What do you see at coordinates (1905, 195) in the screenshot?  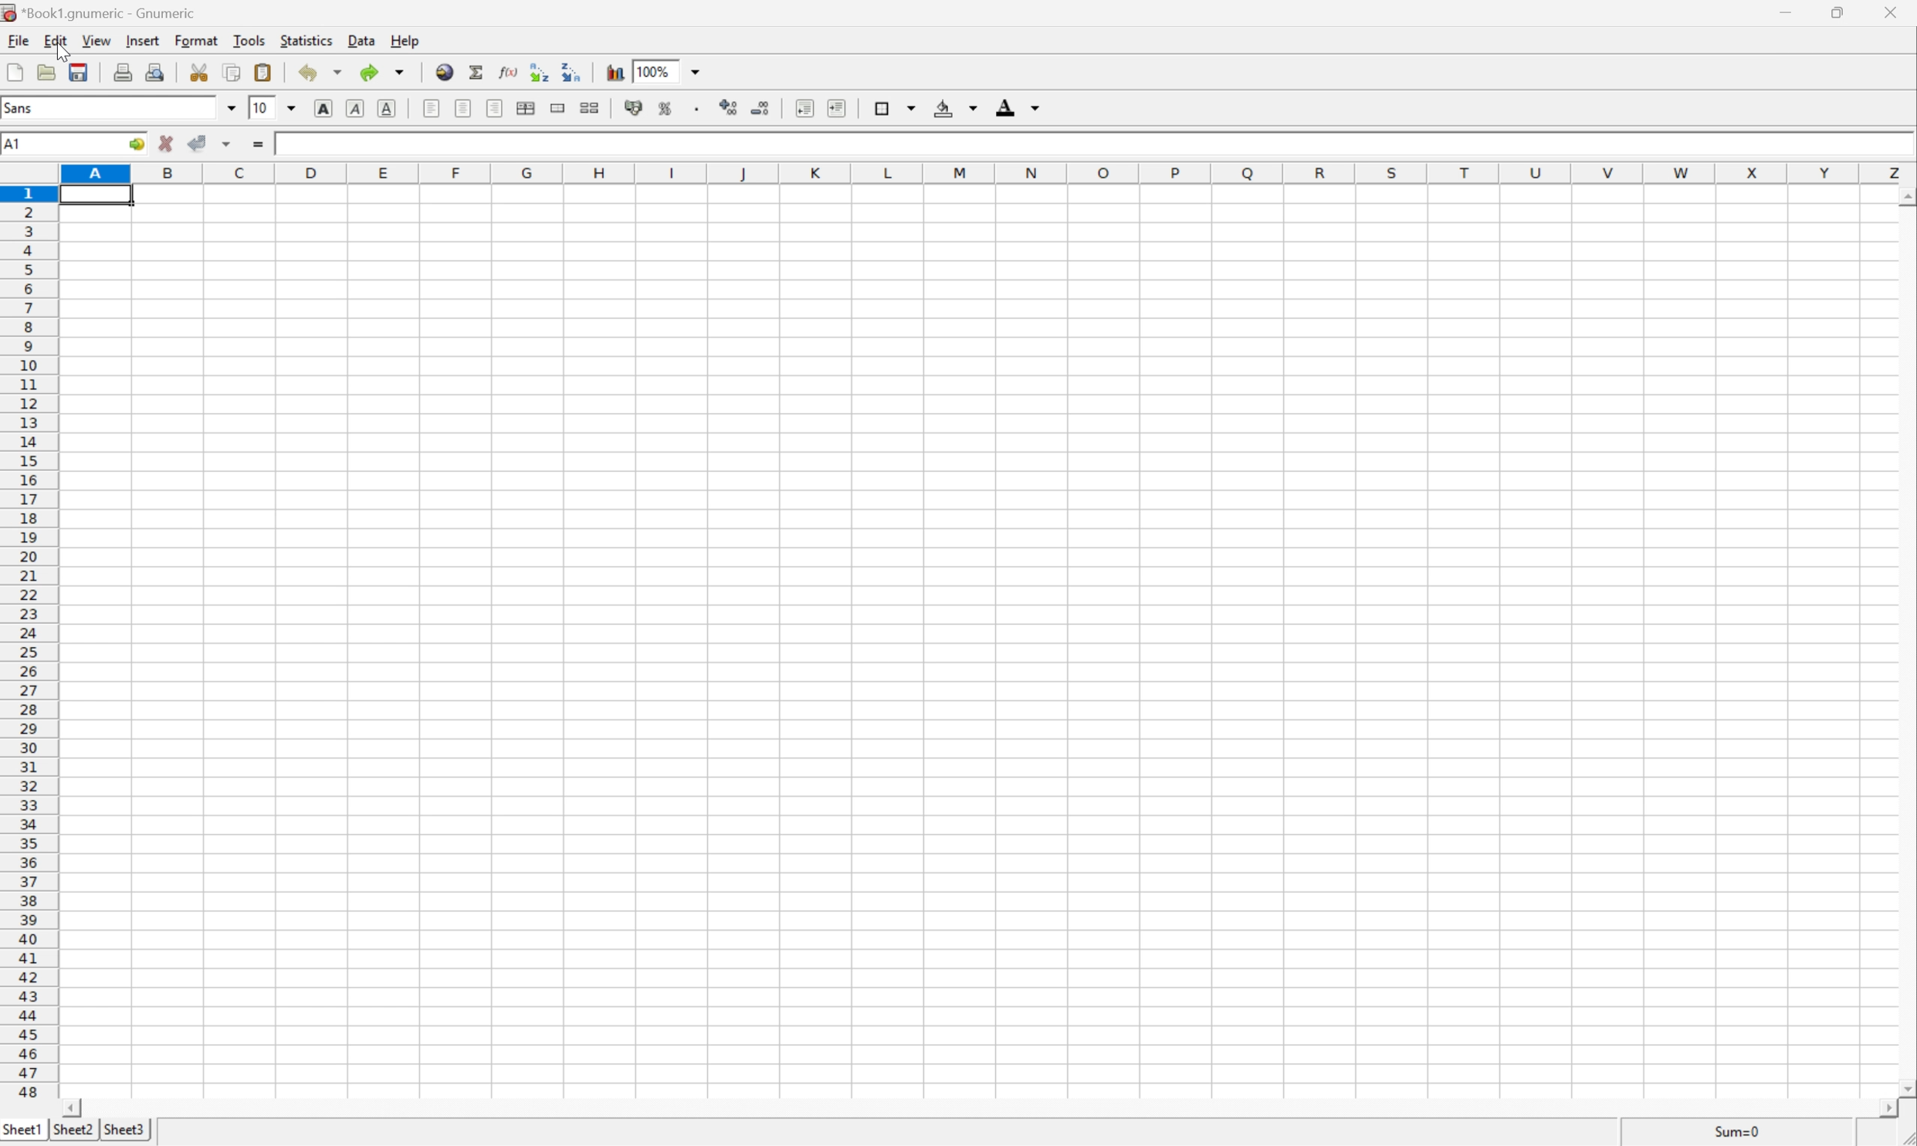 I see `scroll up` at bounding box center [1905, 195].